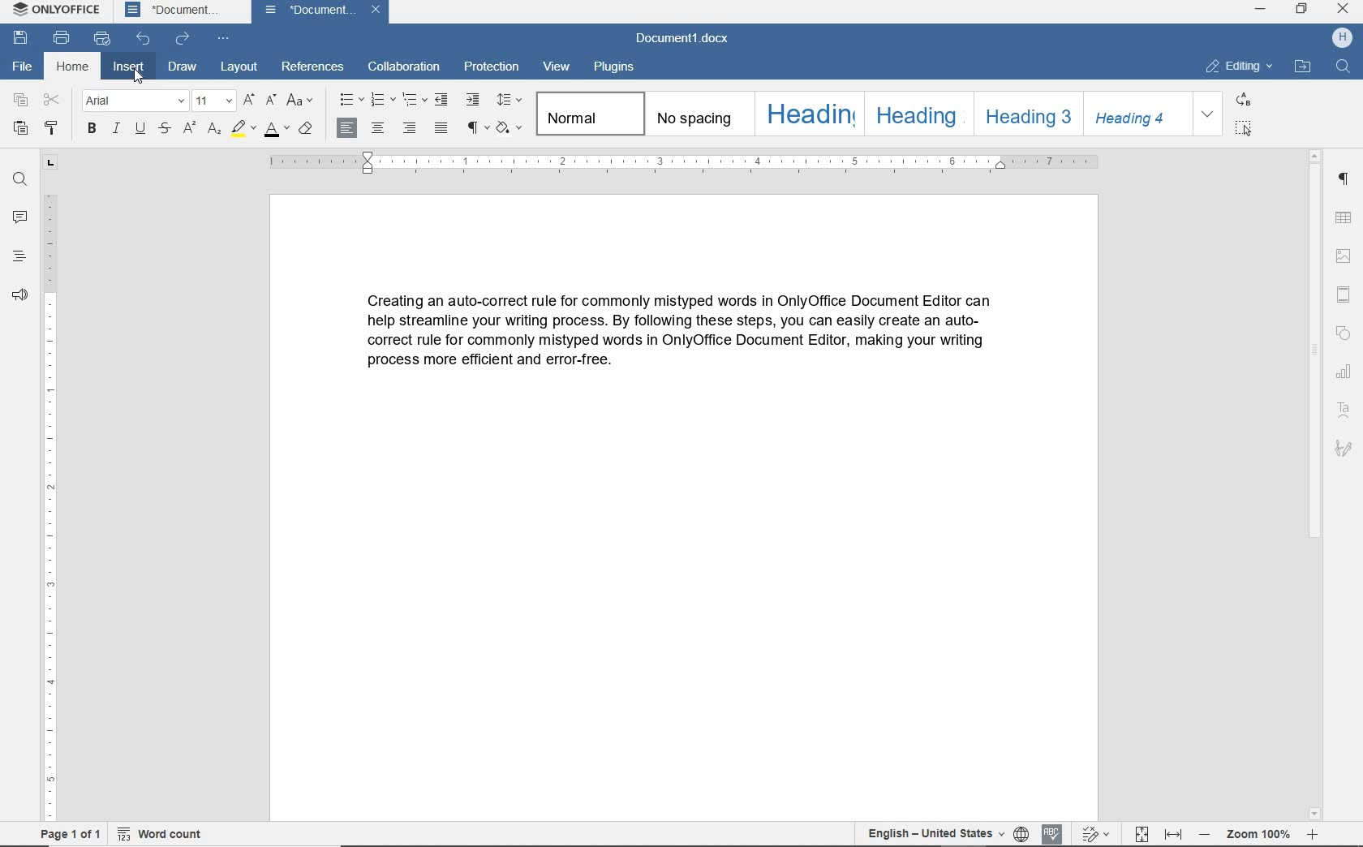 The image size is (1363, 847). I want to click on find, so click(19, 179).